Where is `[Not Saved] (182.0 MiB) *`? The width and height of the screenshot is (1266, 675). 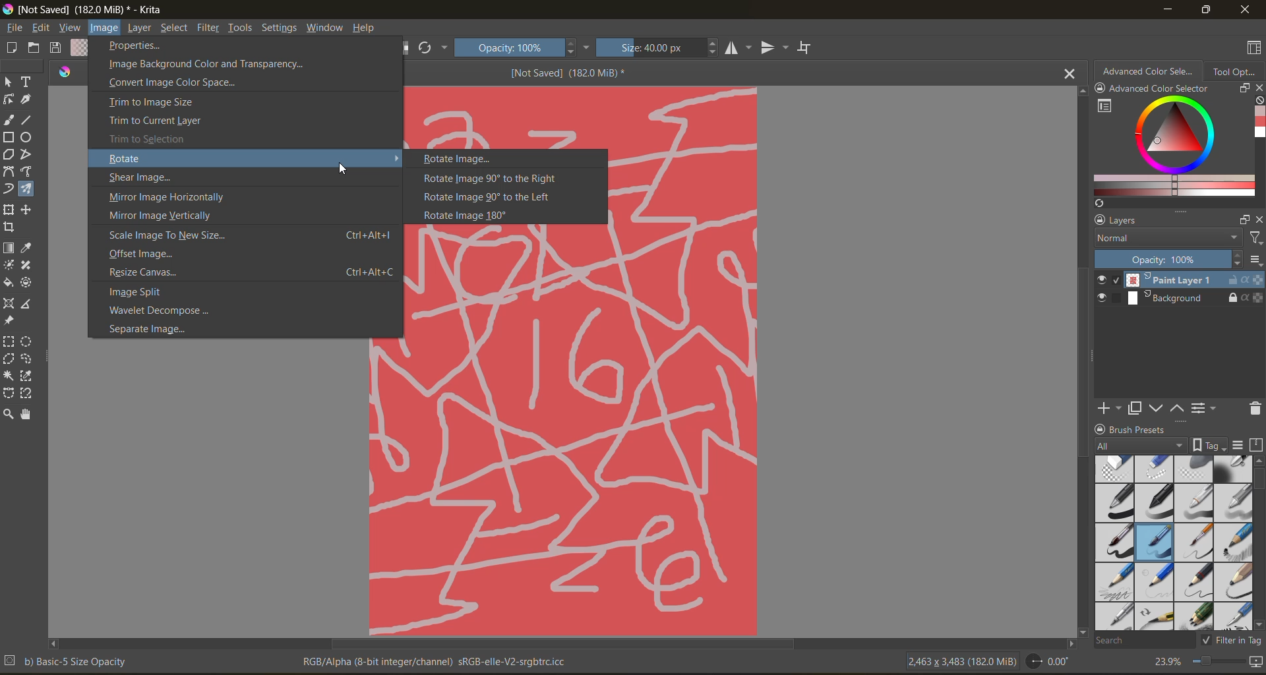 [Not Saved] (182.0 MiB) * is located at coordinates (568, 72).